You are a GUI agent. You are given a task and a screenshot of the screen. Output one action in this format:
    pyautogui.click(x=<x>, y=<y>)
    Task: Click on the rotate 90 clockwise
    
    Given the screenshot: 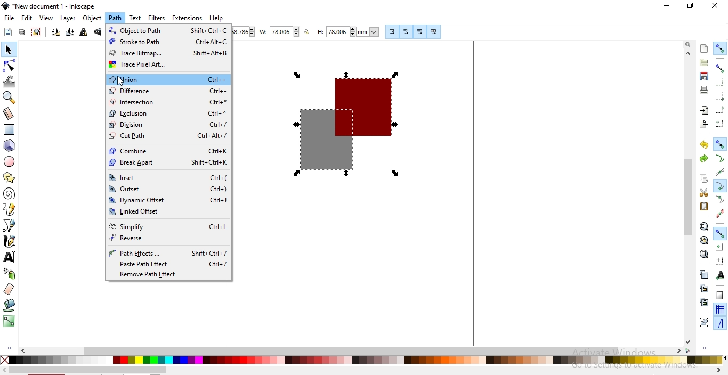 What is the action you would take?
    pyautogui.click(x=69, y=33)
    